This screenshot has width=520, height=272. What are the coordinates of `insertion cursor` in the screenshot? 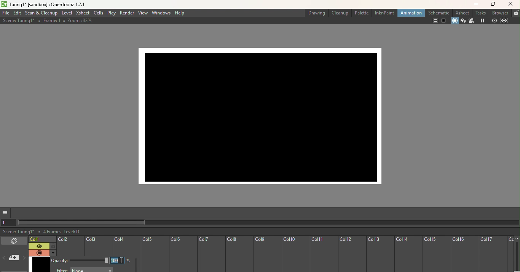 It's located at (122, 261).